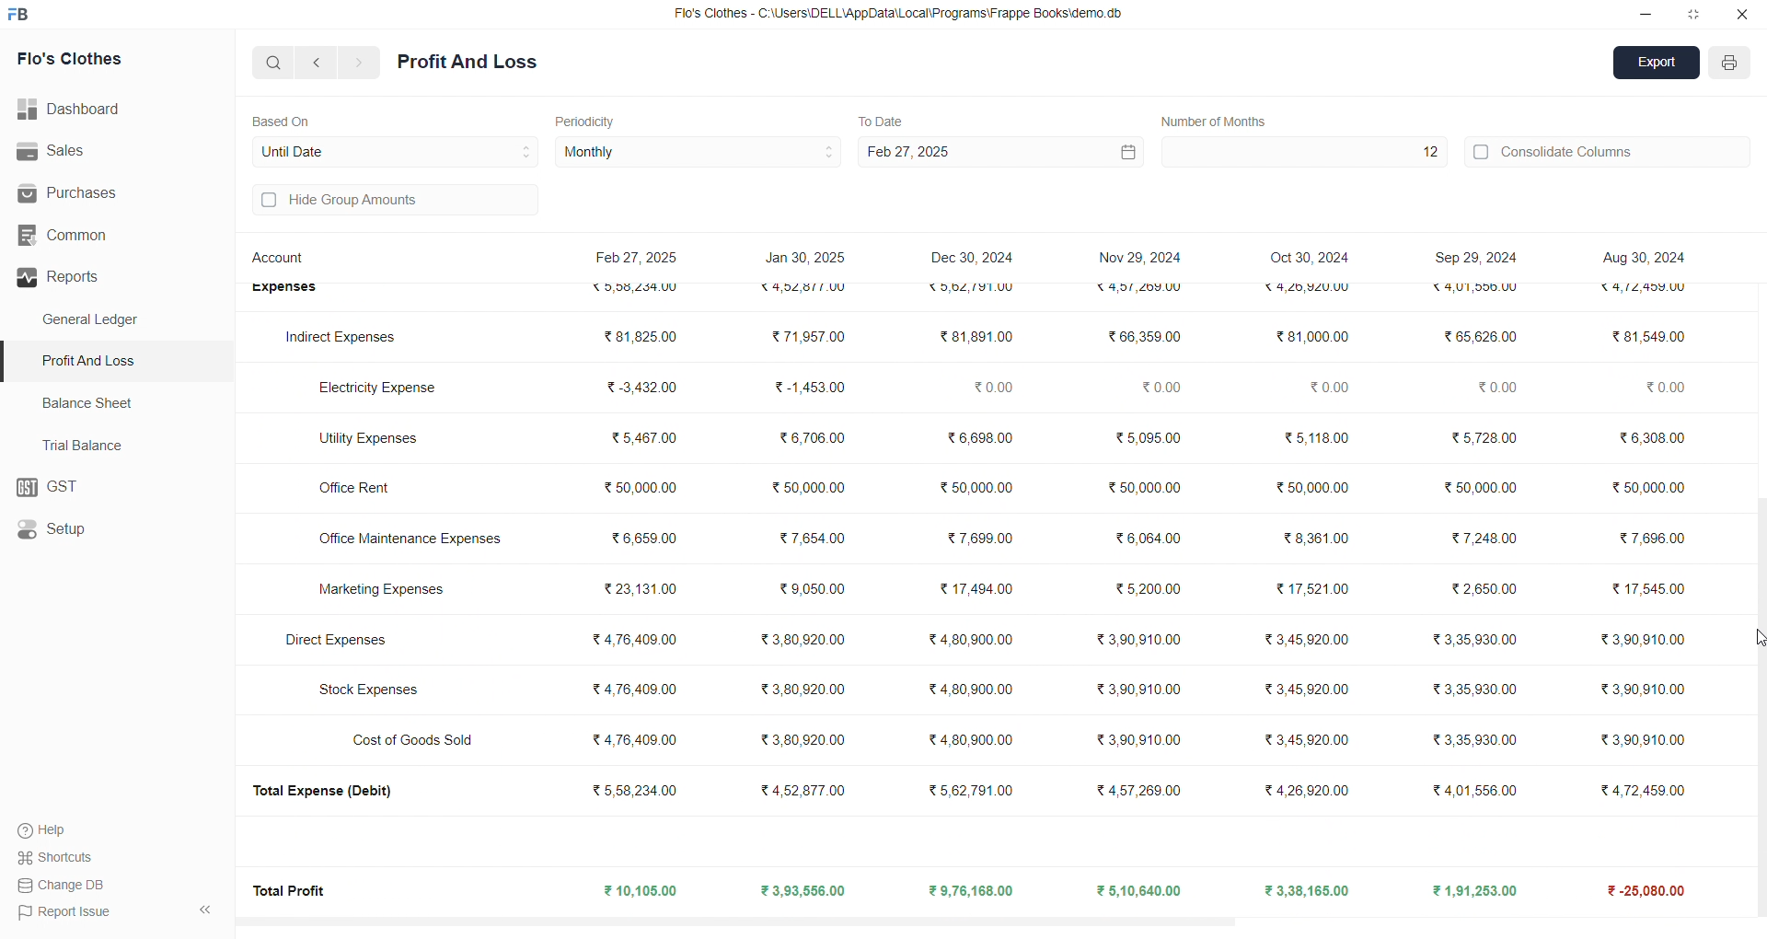 This screenshot has height=939, width=1767. What do you see at coordinates (1467, 639) in the screenshot?
I see `₹3,35,930.00` at bounding box center [1467, 639].